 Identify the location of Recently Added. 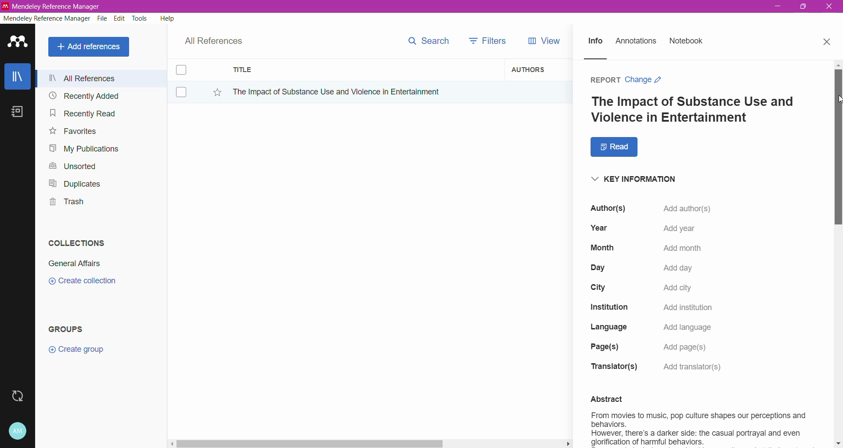
(83, 96).